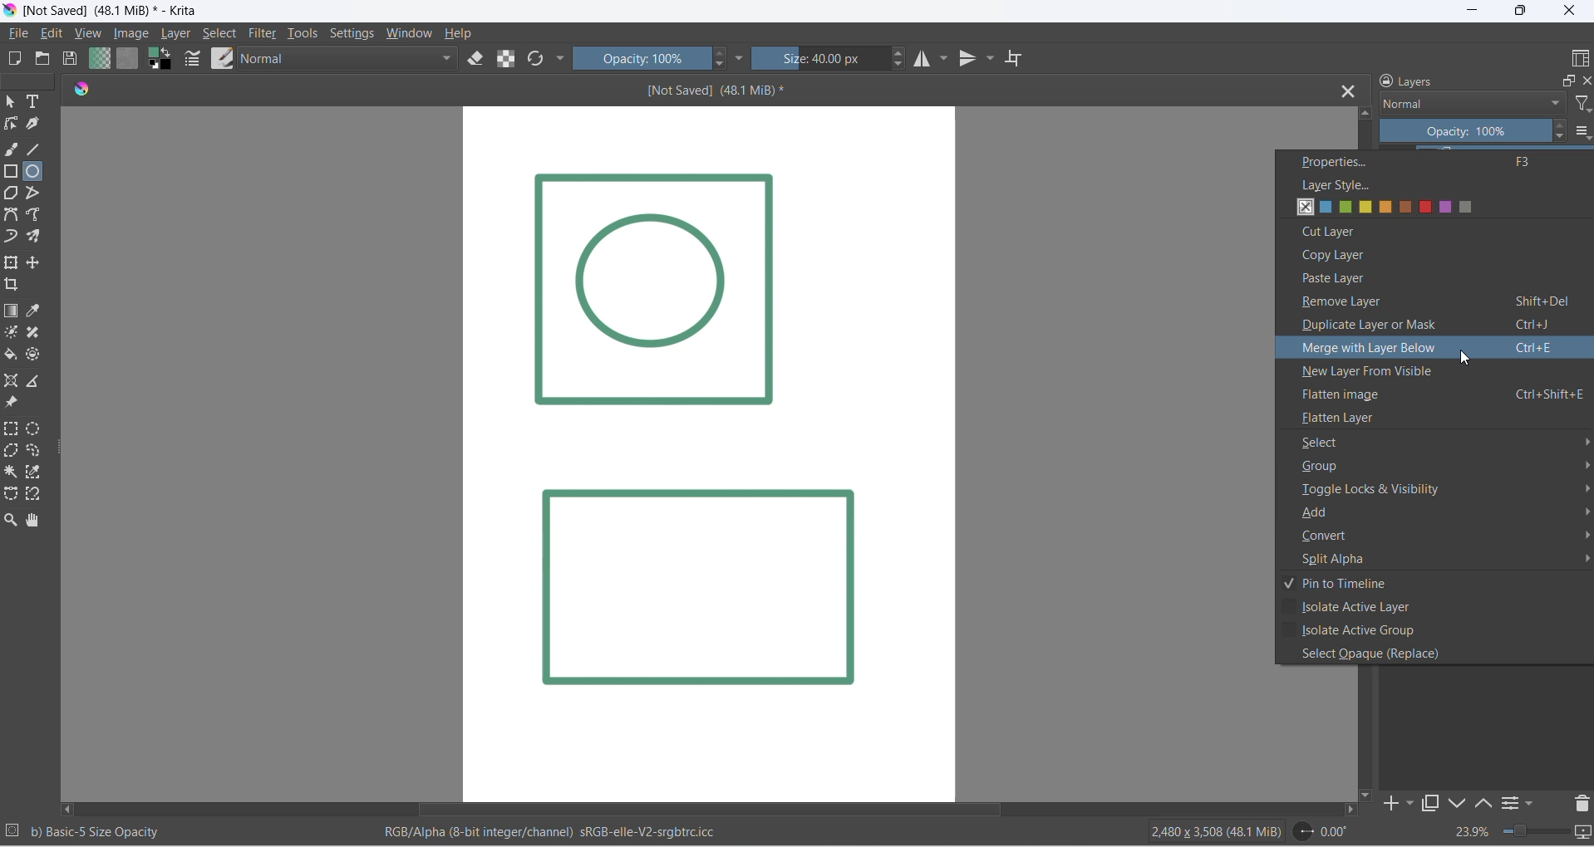 This screenshot has width=1594, height=847. Describe the element at coordinates (1431, 538) in the screenshot. I see `convert` at that location.